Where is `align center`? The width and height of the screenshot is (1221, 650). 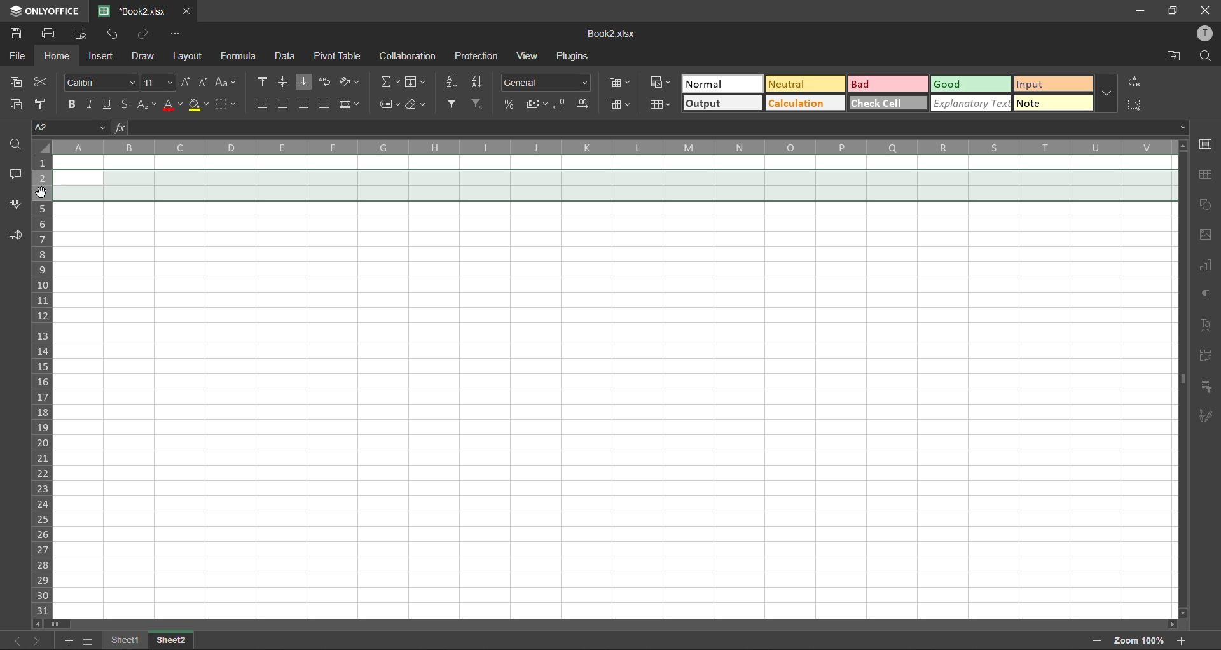
align center is located at coordinates (284, 104).